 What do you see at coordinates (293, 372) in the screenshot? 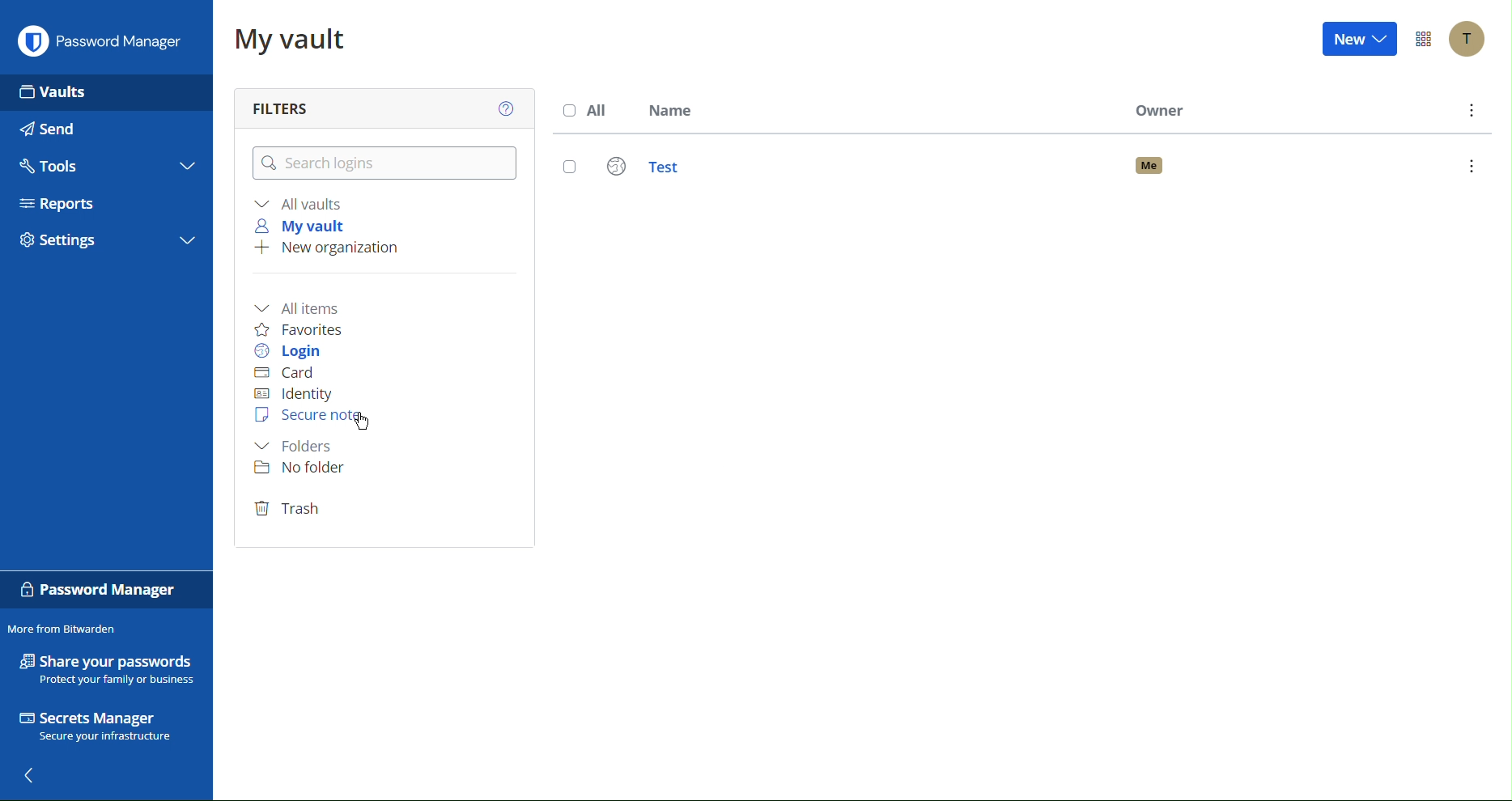
I see `Card` at bounding box center [293, 372].